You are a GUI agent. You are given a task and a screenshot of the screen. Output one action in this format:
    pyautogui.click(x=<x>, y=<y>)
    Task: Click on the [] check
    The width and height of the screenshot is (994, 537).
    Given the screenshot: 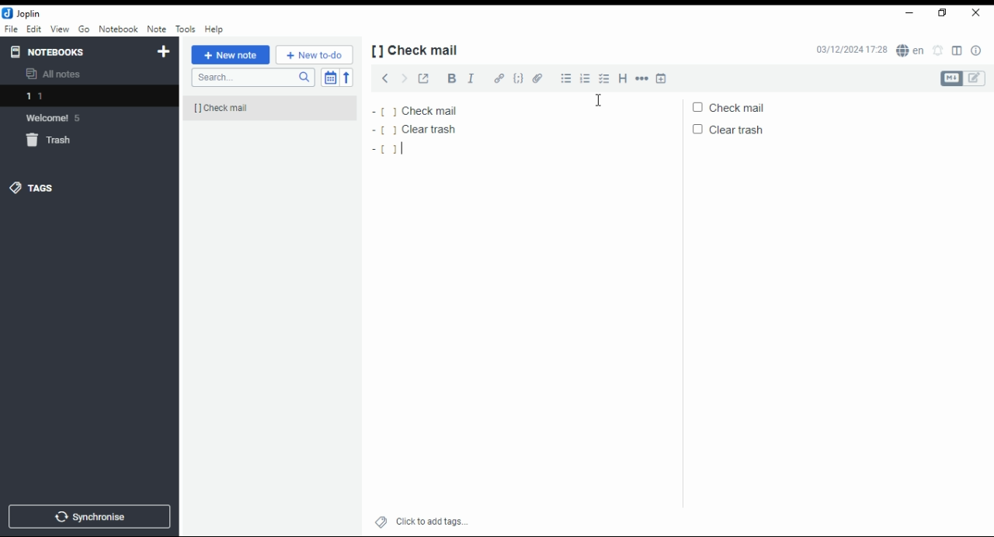 What is the action you would take?
    pyautogui.click(x=258, y=108)
    